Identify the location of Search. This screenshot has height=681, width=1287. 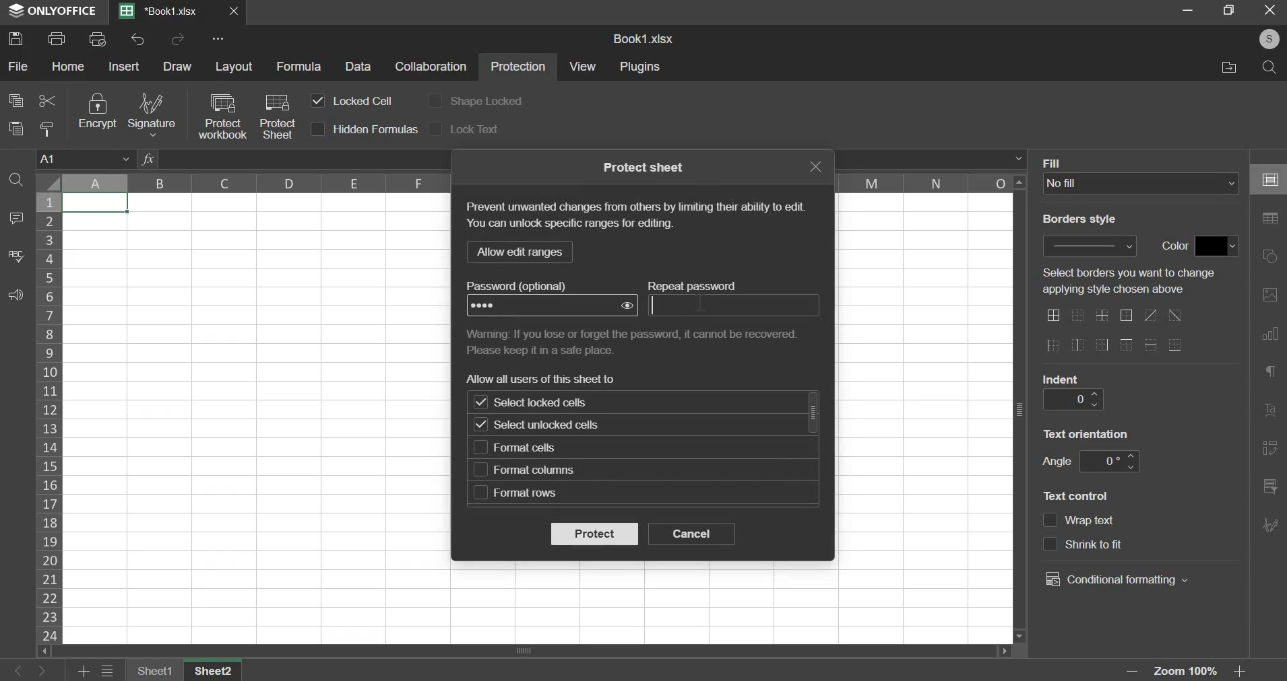
(1270, 68).